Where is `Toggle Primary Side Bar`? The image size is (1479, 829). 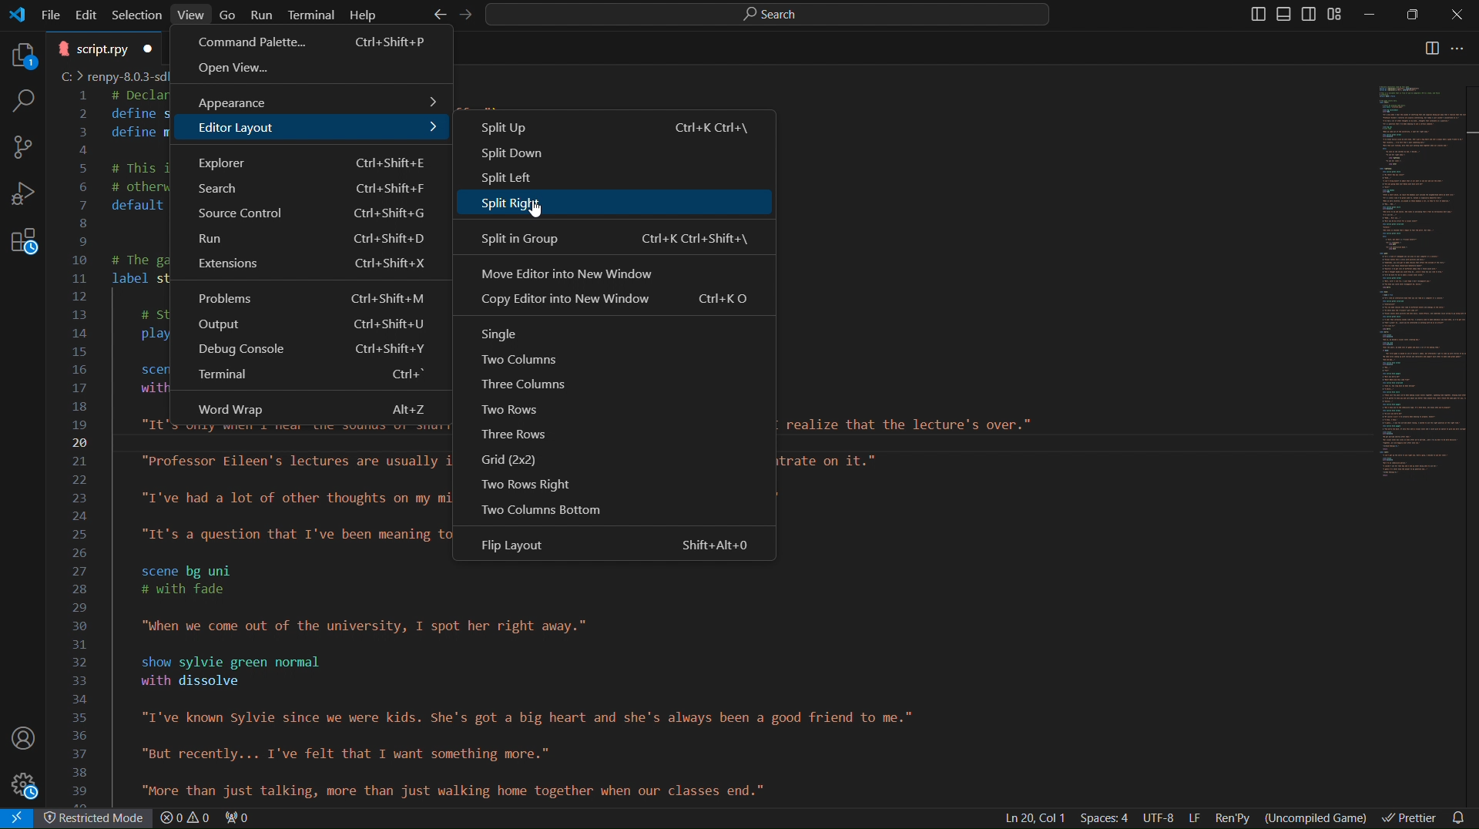
Toggle Primary Side Bar is located at coordinates (1251, 14).